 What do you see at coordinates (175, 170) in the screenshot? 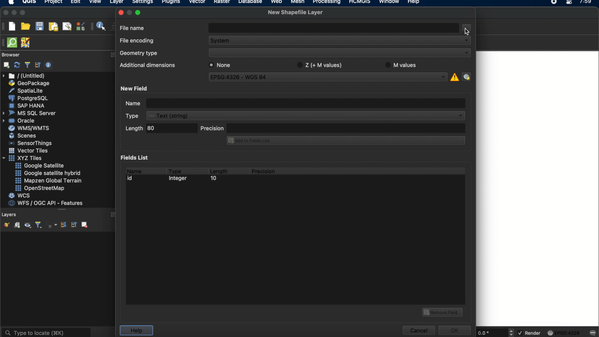
I see `type` at bounding box center [175, 170].